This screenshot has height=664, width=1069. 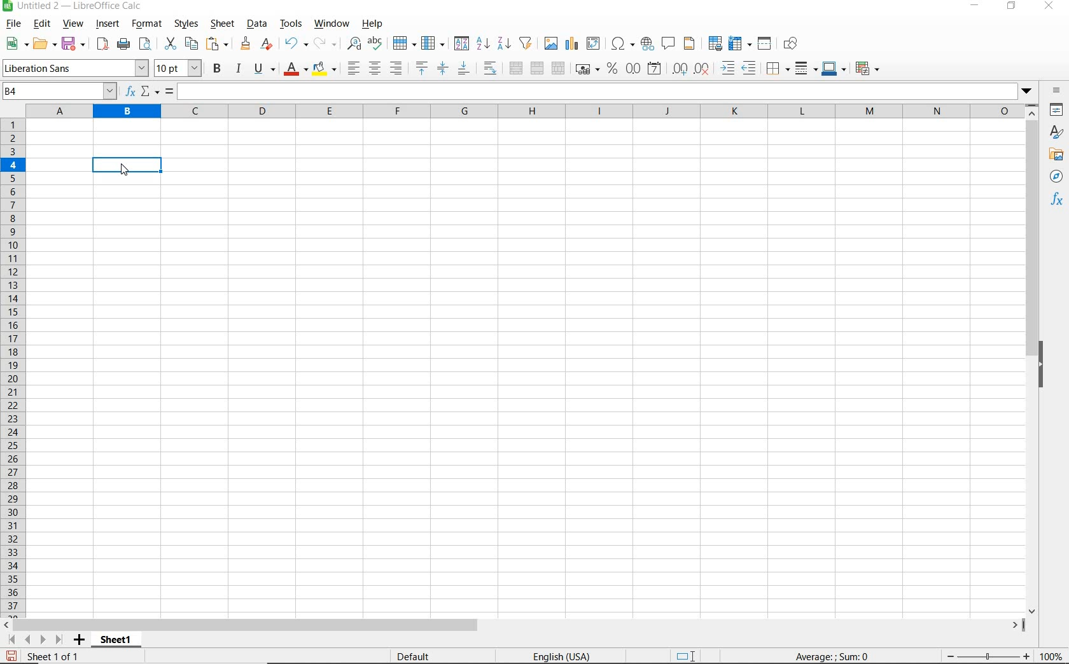 What do you see at coordinates (647, 43) in the screenshot?
I see `insert hyperlink` at bounding box center [647, 43].